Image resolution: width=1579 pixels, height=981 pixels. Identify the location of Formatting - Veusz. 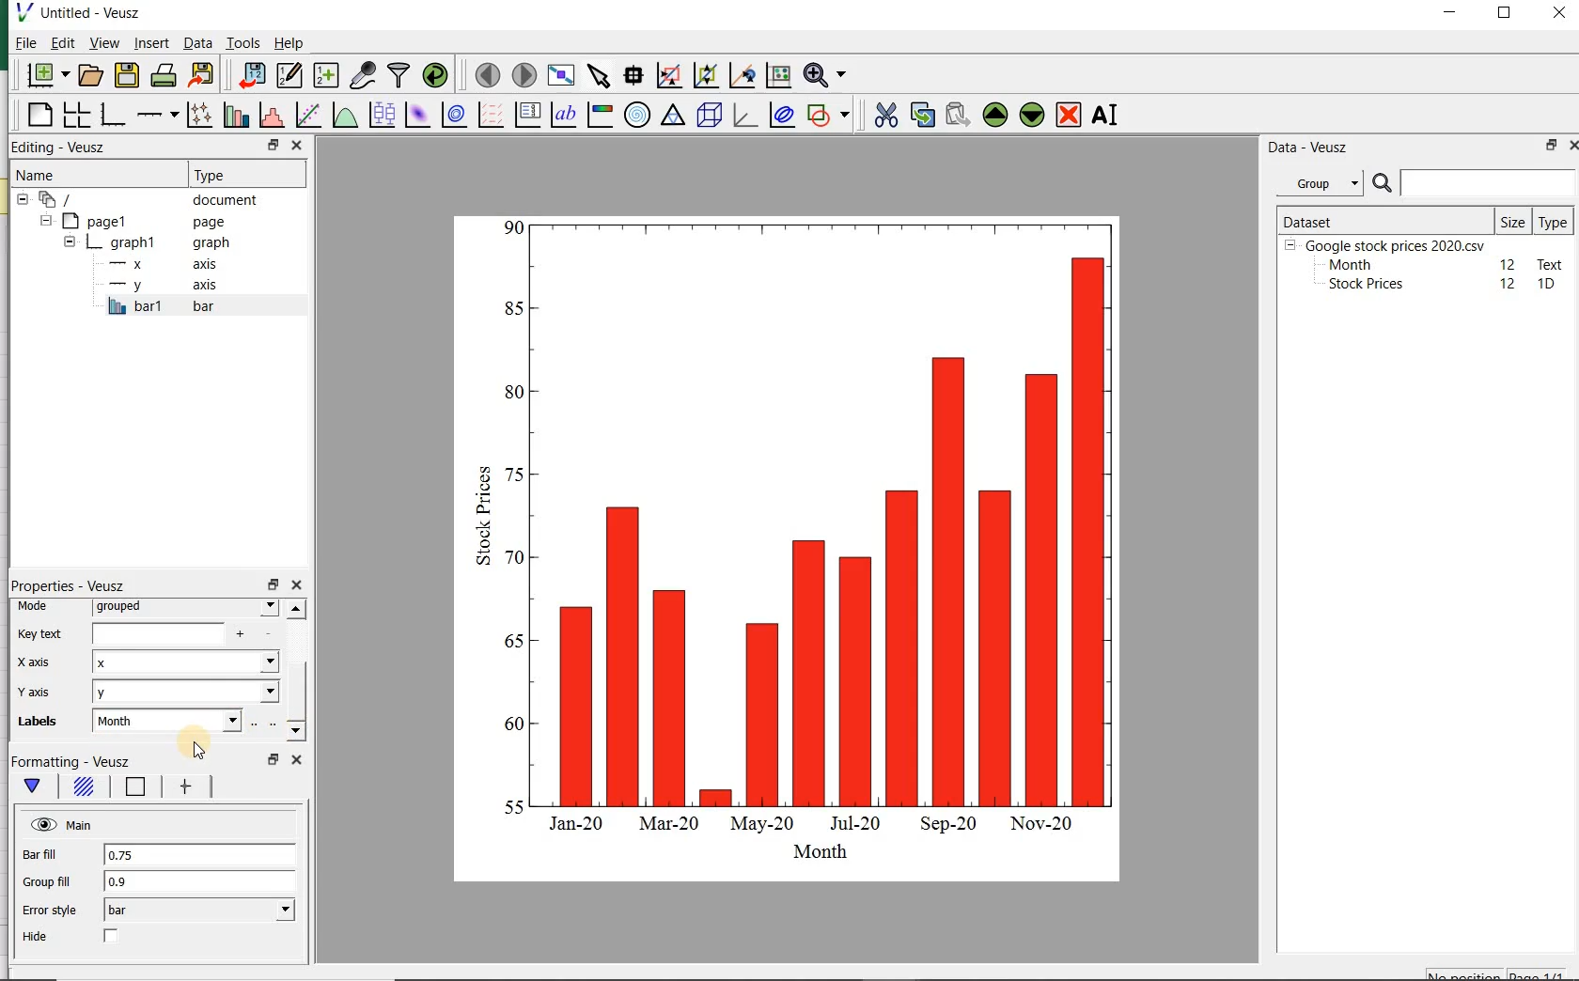
(74, 759).